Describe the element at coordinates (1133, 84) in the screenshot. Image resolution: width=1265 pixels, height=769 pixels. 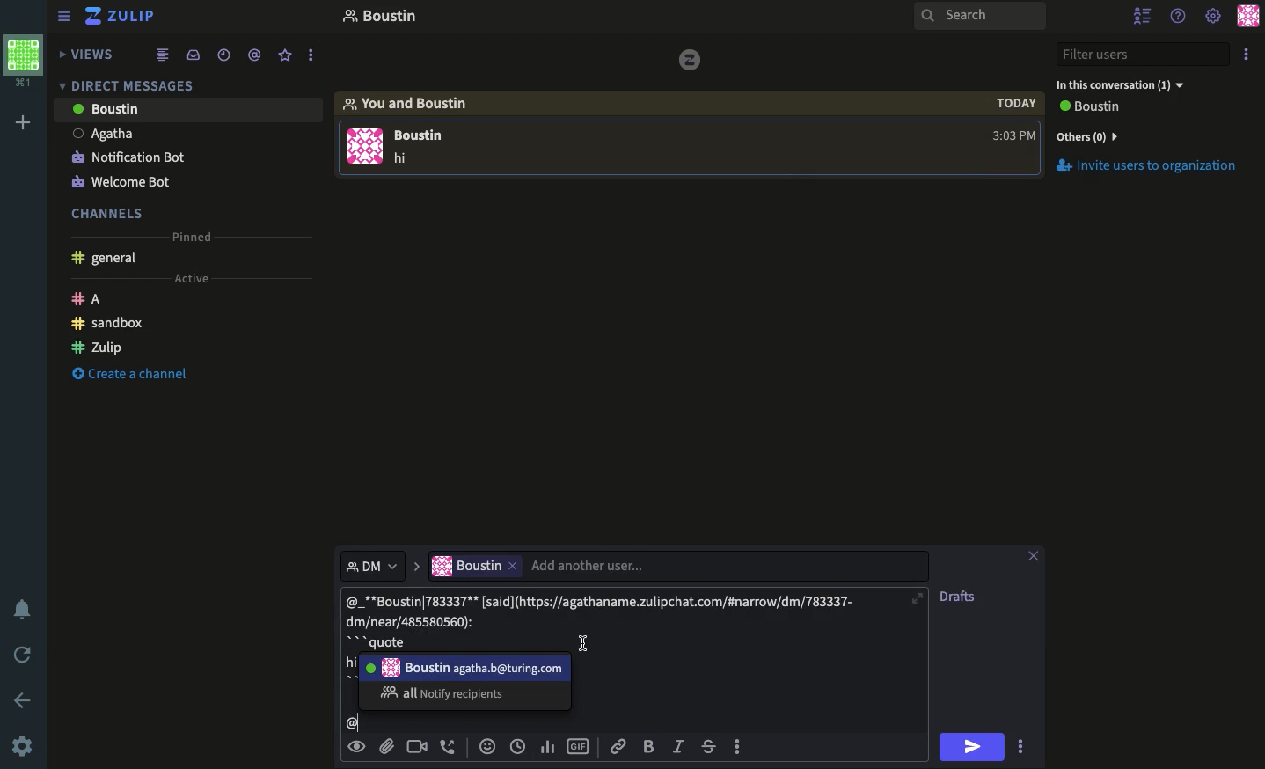
I see `In this conversation` at that location.